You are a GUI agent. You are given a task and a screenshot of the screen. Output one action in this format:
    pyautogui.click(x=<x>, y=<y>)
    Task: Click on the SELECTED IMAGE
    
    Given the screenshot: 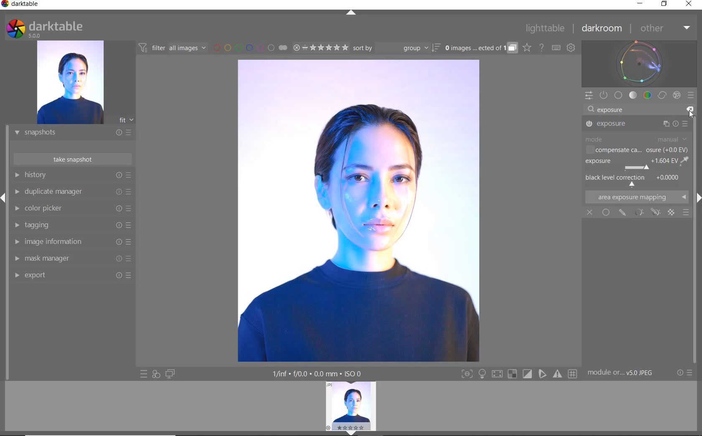 What is the action you would take?
    pyautogui.click(x=358, y=210)
    